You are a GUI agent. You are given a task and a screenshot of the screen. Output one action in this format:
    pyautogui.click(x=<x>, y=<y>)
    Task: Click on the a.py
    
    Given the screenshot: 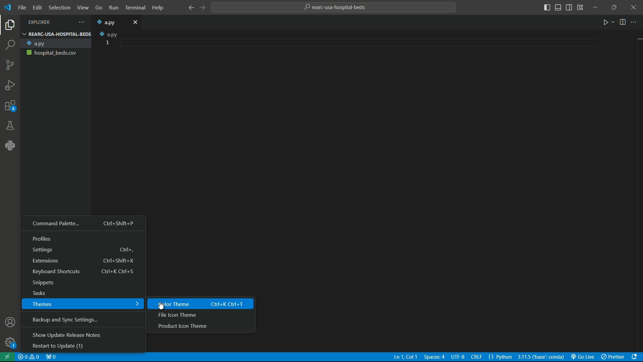 What is the action you would take?
    pyautogui.click(x=55, y=44)
    